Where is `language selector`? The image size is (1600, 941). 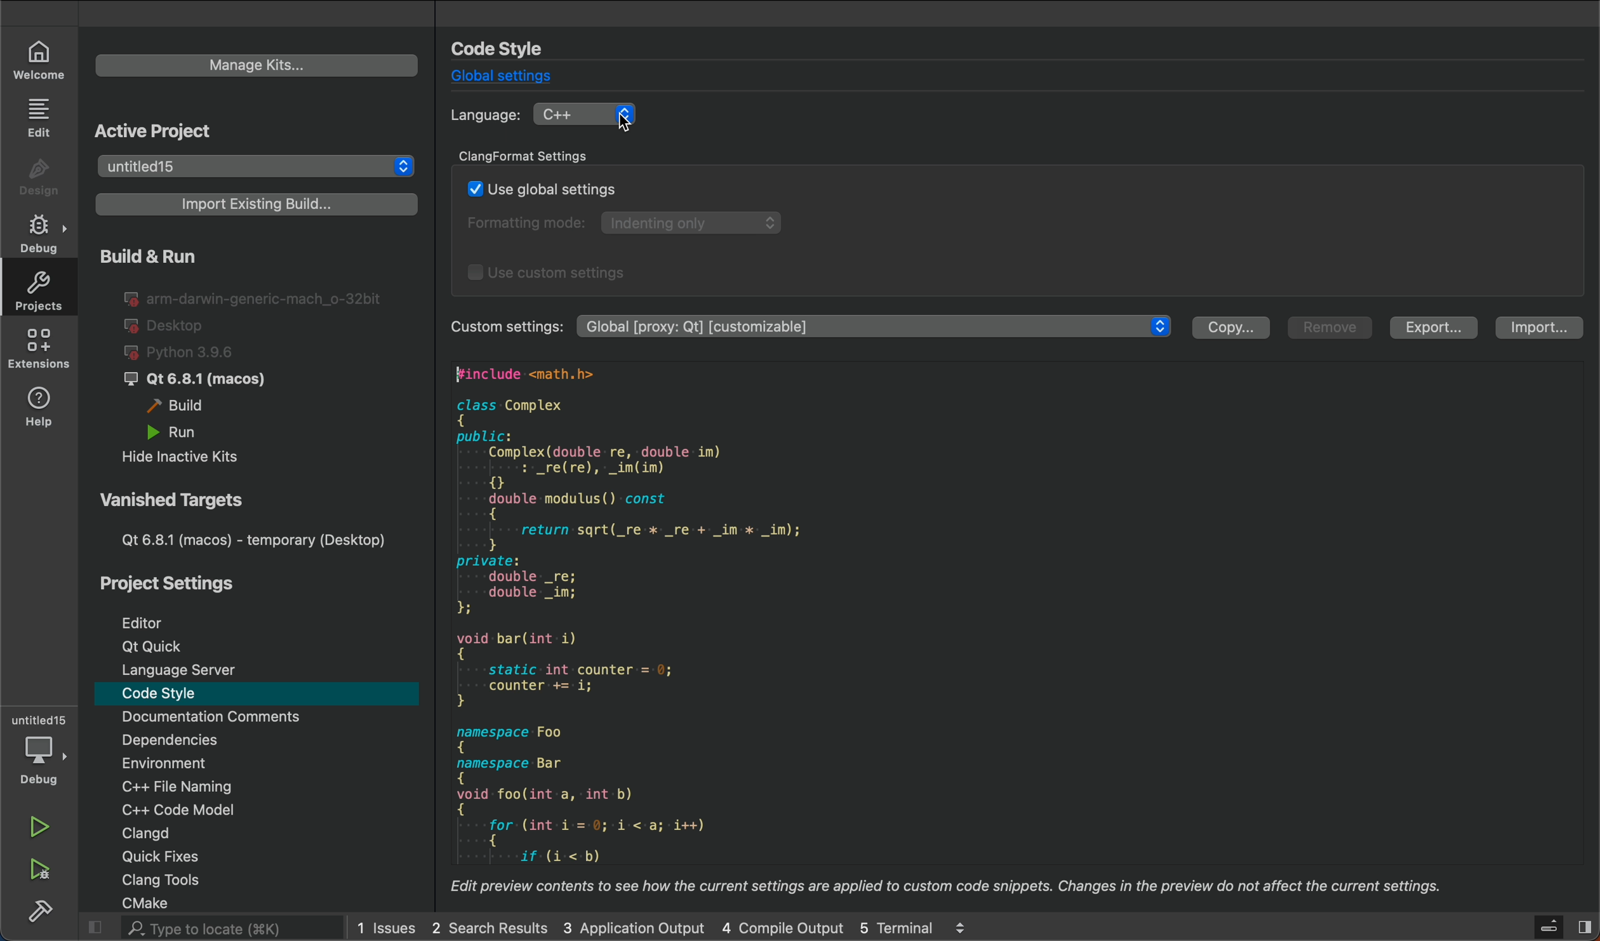 language selector is located at coordinates (594, 114).